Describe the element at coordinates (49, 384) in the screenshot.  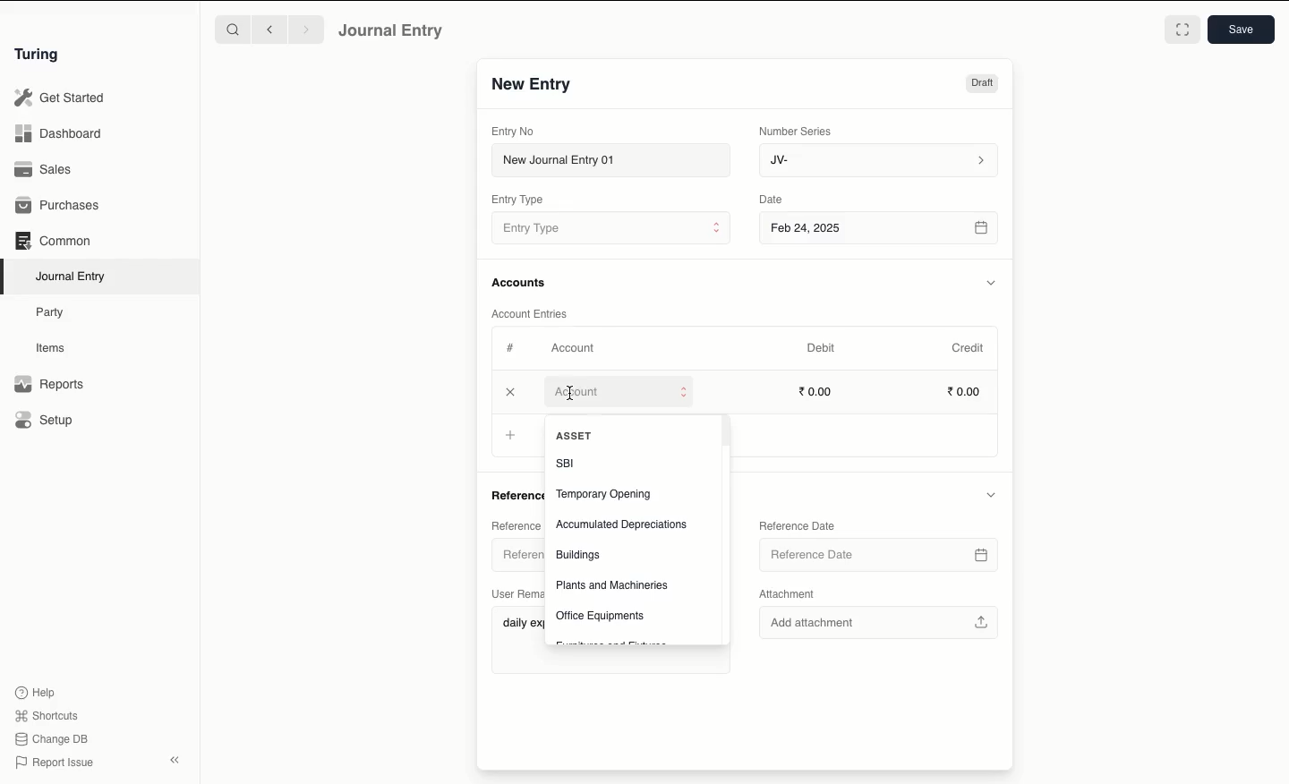
I see `Reports` at that location.